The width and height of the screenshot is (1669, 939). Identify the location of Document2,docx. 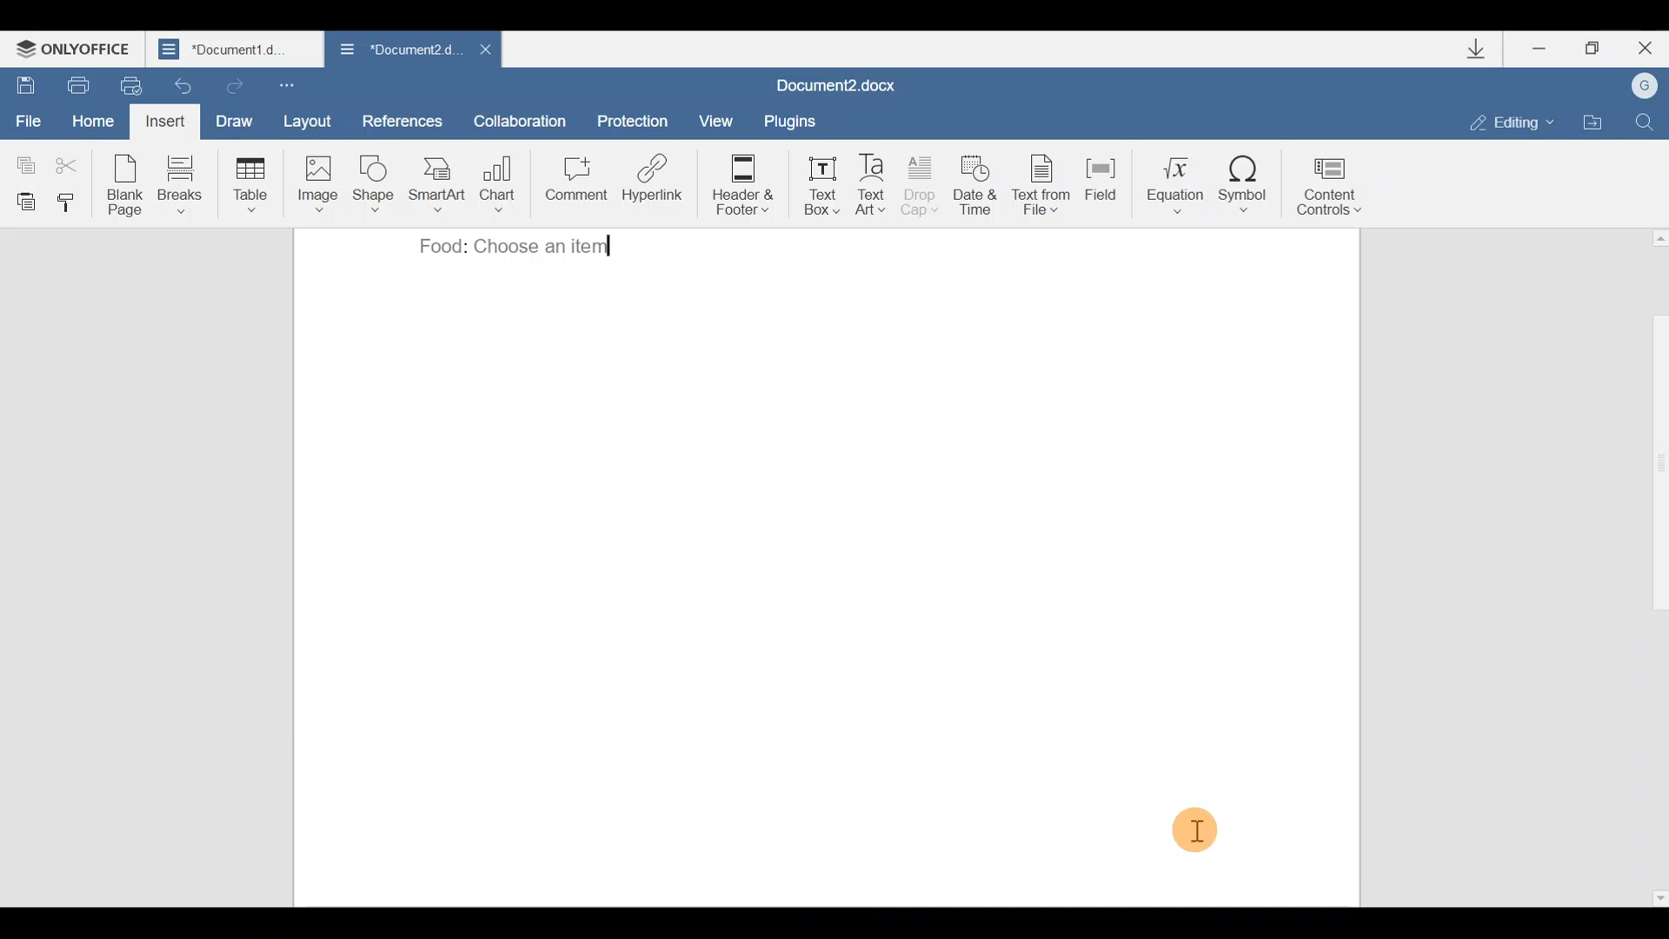
(850, 81).